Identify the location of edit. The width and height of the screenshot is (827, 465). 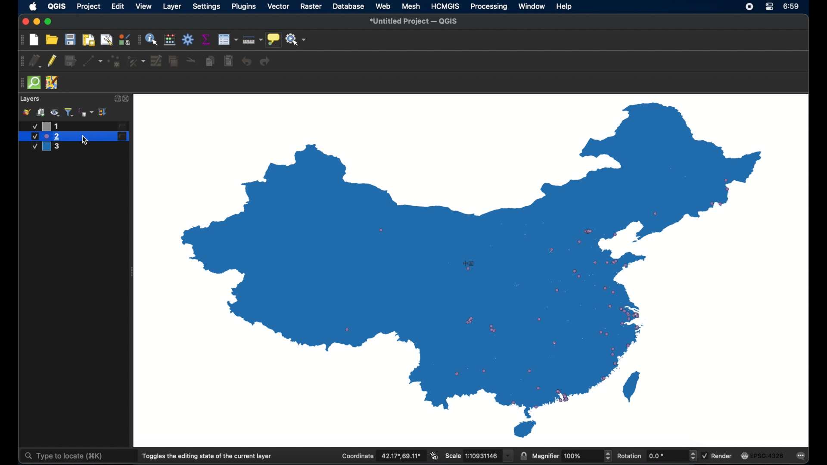
(118, 6).